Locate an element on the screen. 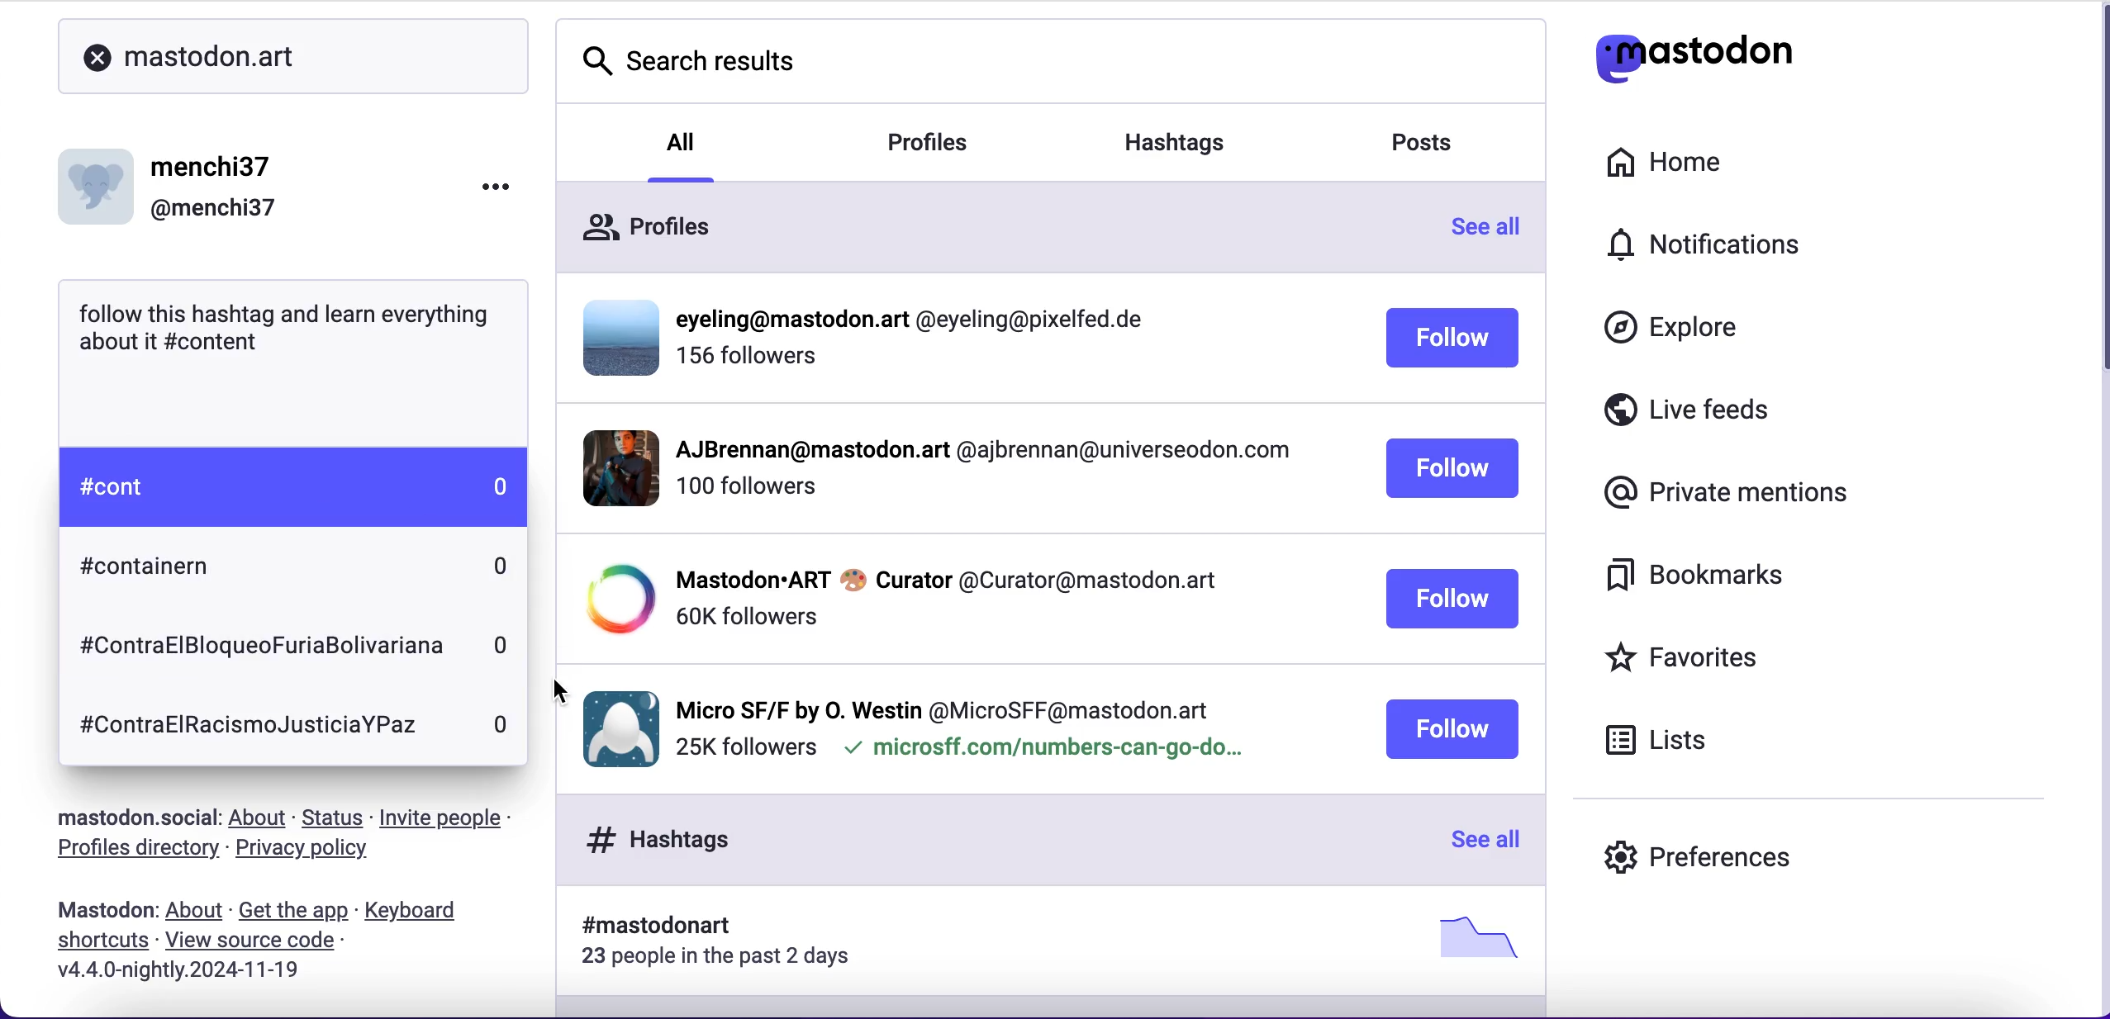  invite people is located at coordinates (458, 818).